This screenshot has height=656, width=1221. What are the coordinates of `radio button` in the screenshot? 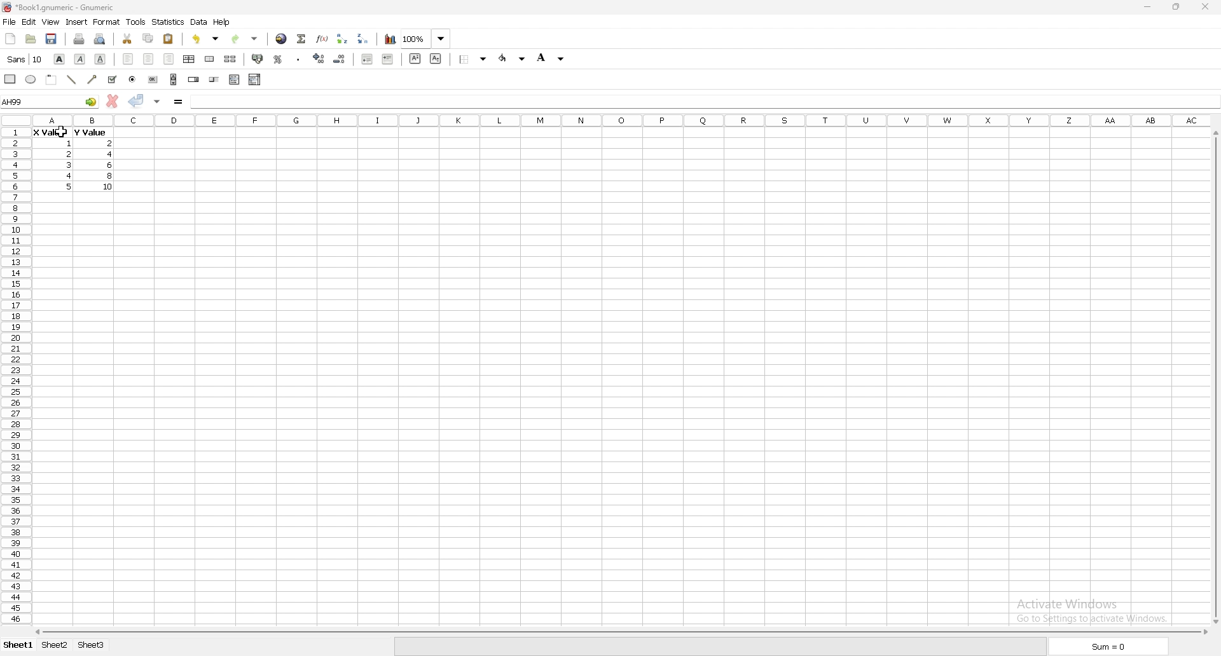 It's located at (133, 79).